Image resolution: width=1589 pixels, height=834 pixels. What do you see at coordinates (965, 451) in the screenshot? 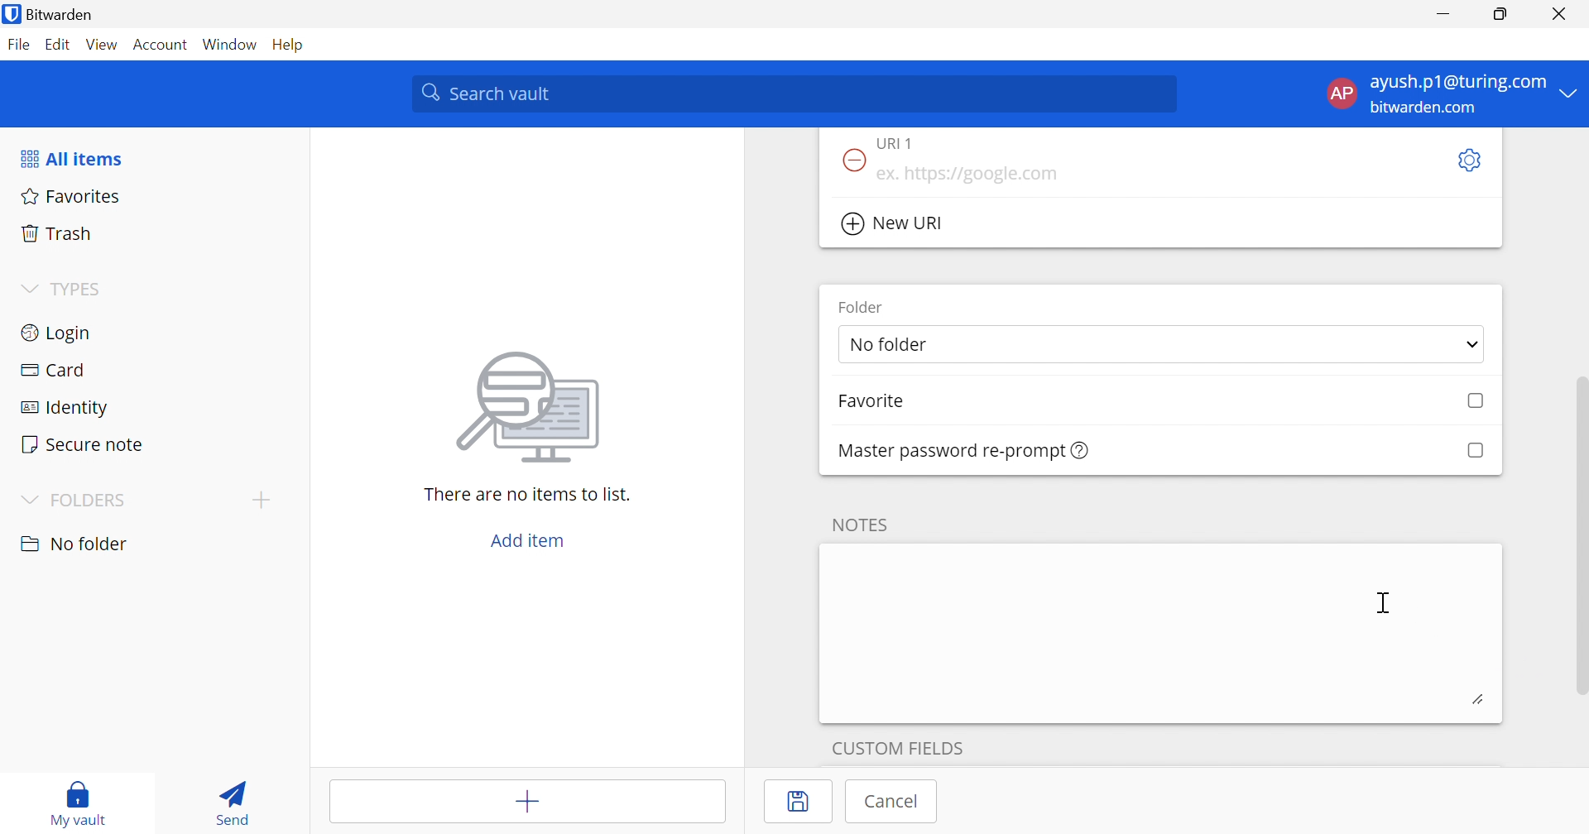
I see `Master password re-prompt` at bounding box center [965, 451].